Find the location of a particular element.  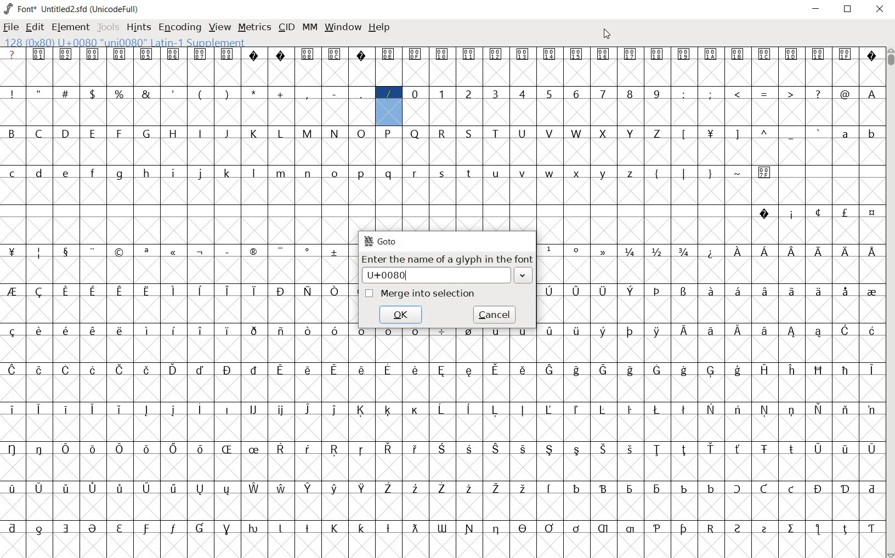

glyph is located at coordinates (253, 370).